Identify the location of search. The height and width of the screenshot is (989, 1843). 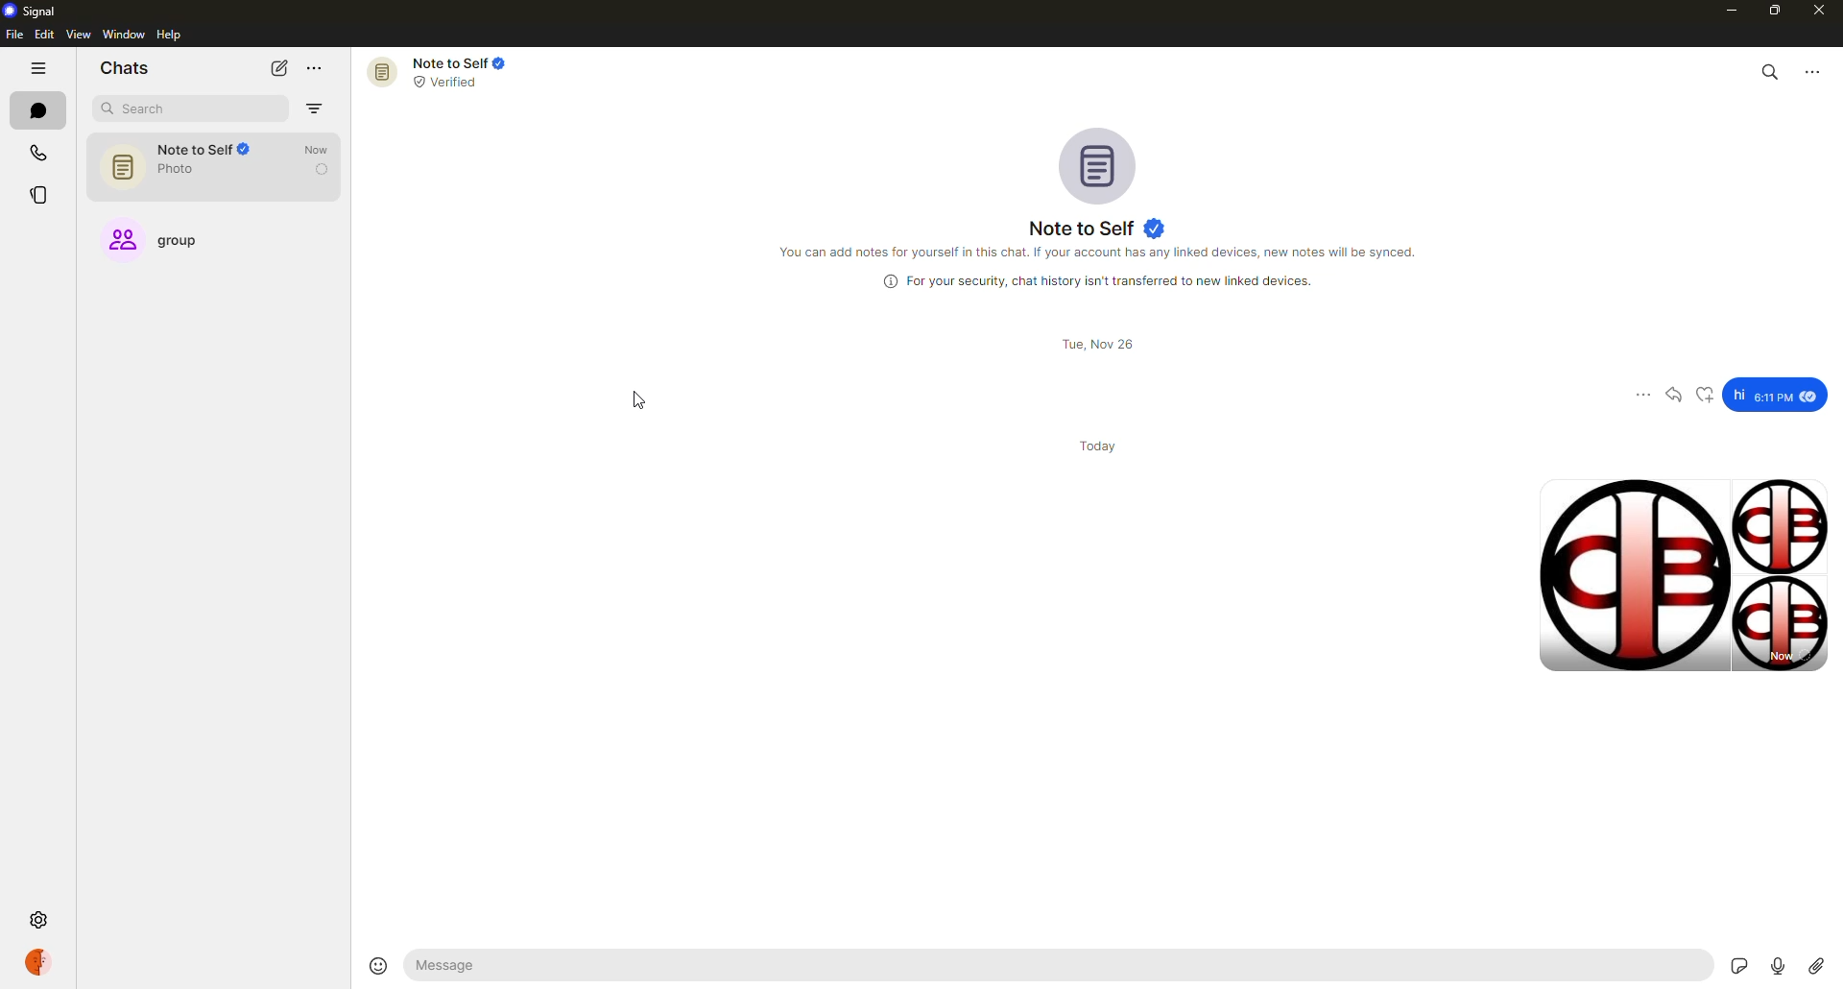
(1768, 70).